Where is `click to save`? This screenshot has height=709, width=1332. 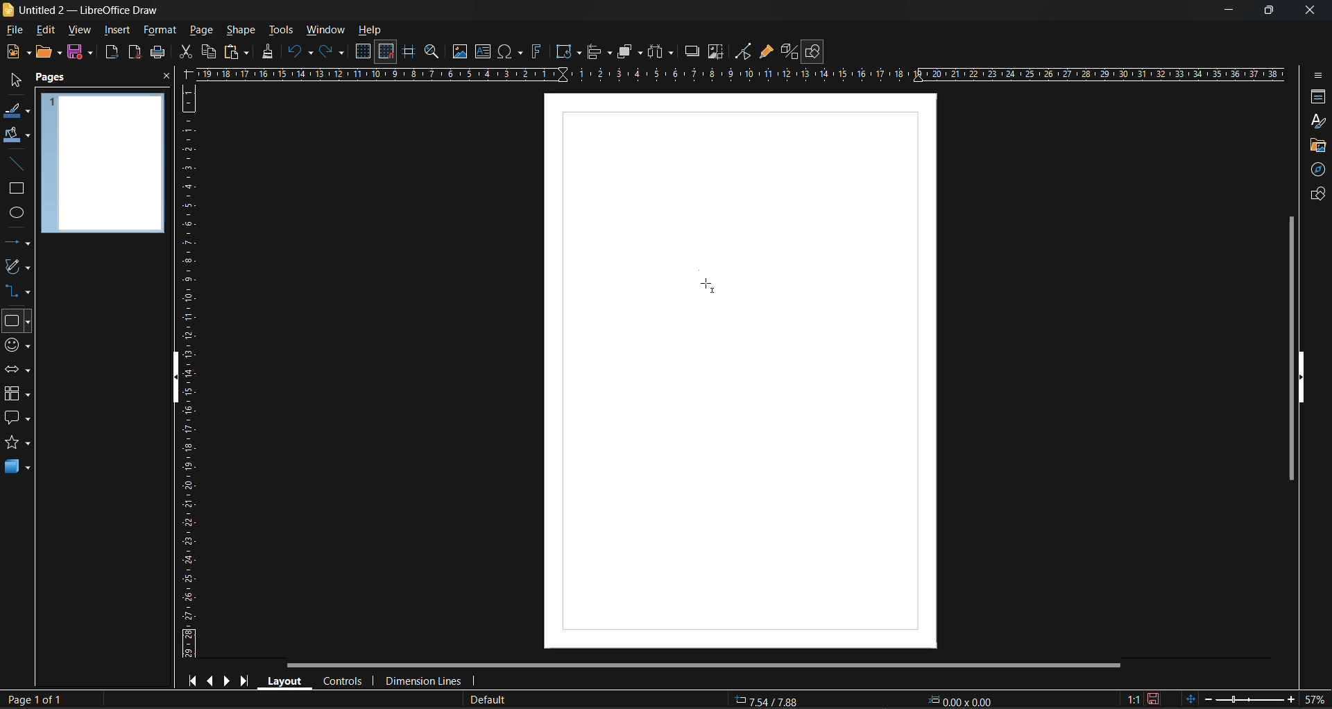 click to save is located at coordinates (1155, 699).